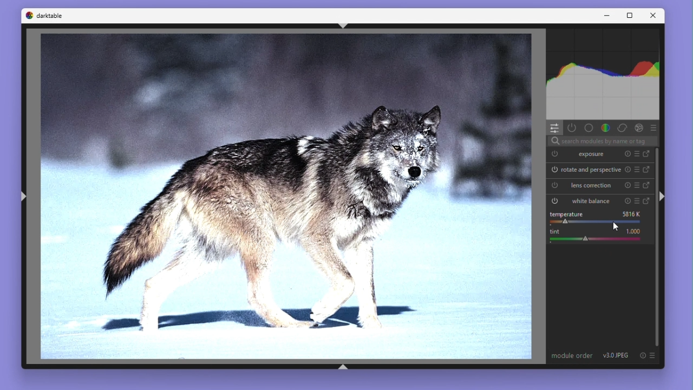 This screenshot has height=390, width=693. I want to click on Histogram, so click(603, 73).